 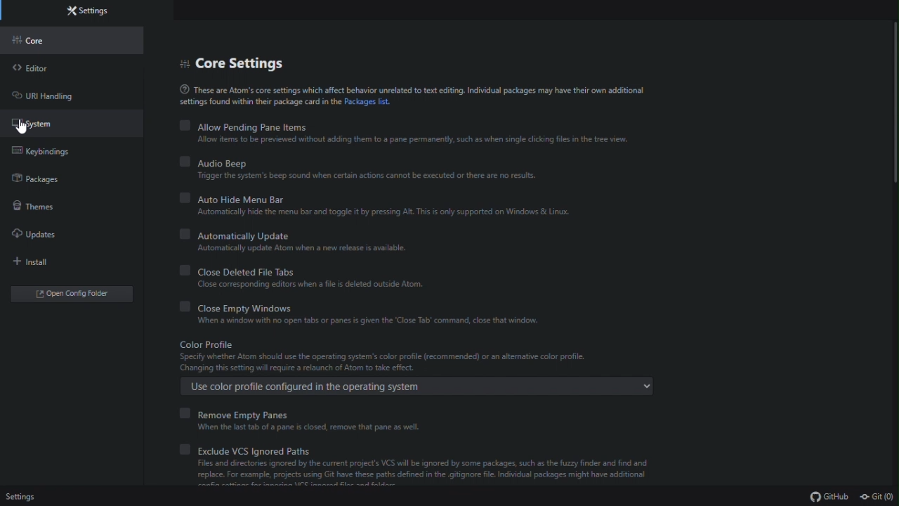 What do you see at coordinates (431, 472) in the screenshot?
I see `Files and directories ignored by the current project's VICS will be ignored by some packages, such as the fuzzy finder and find and
replace. For example, projects using Git have these paths defined in the gitignore fle. Individual packages might have additional` at bounding box center [431, 472].